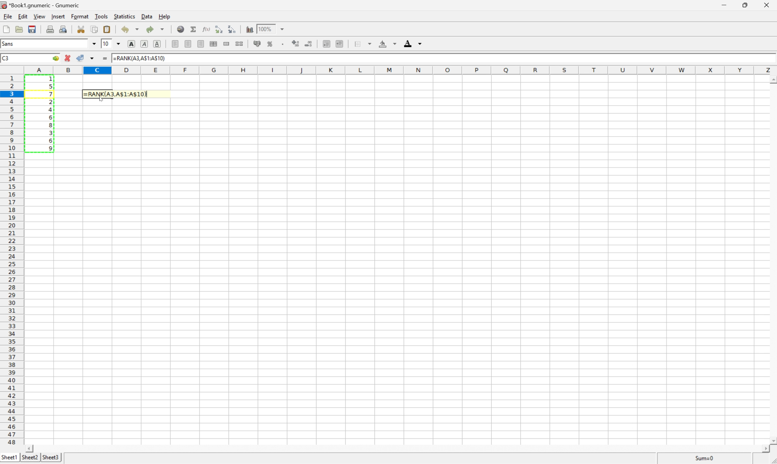 The height and width of the screenshot is (464, 777). I want to click on accept changes, so click(80, 58).